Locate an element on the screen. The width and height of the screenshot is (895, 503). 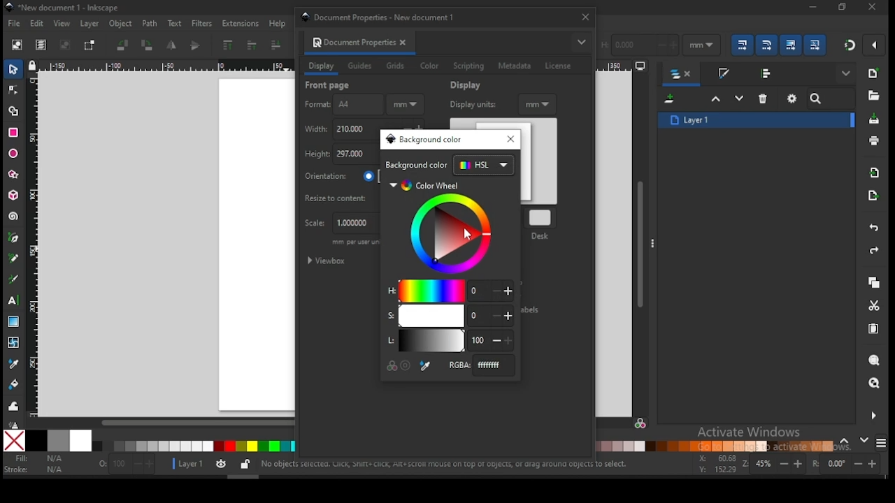
mm per user unit is located at coordinates (355, 244).